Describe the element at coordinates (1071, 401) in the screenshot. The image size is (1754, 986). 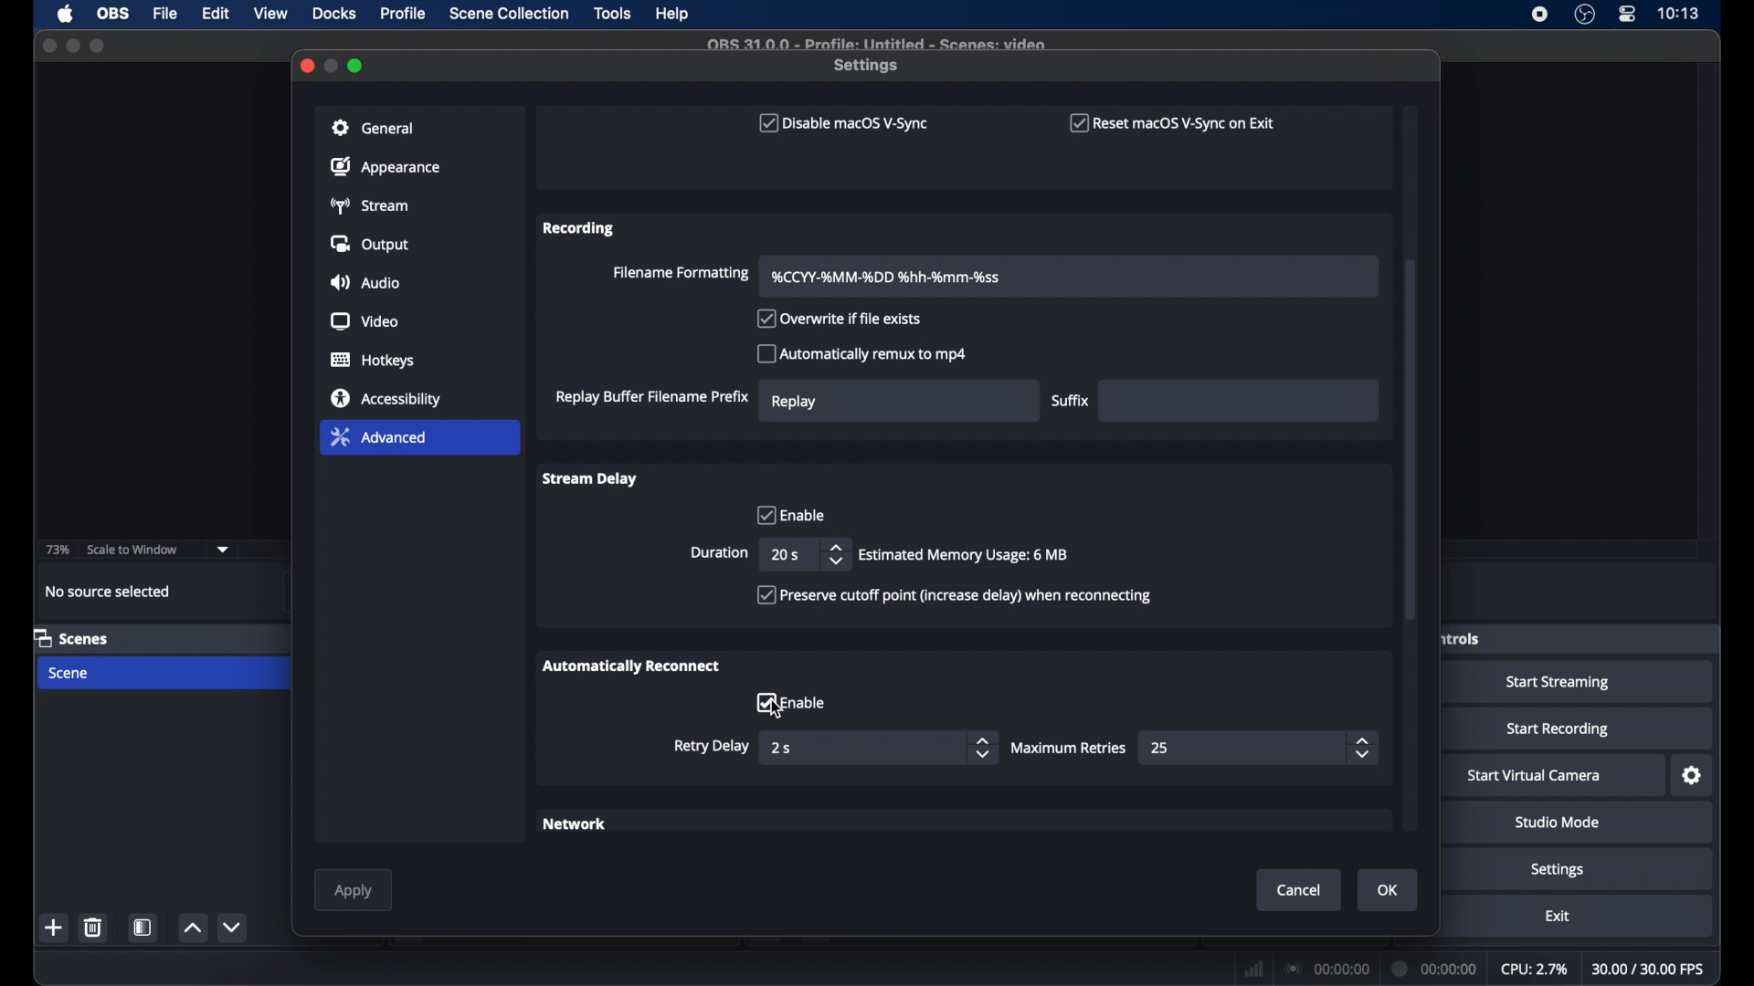
I see `suffix` at that location.